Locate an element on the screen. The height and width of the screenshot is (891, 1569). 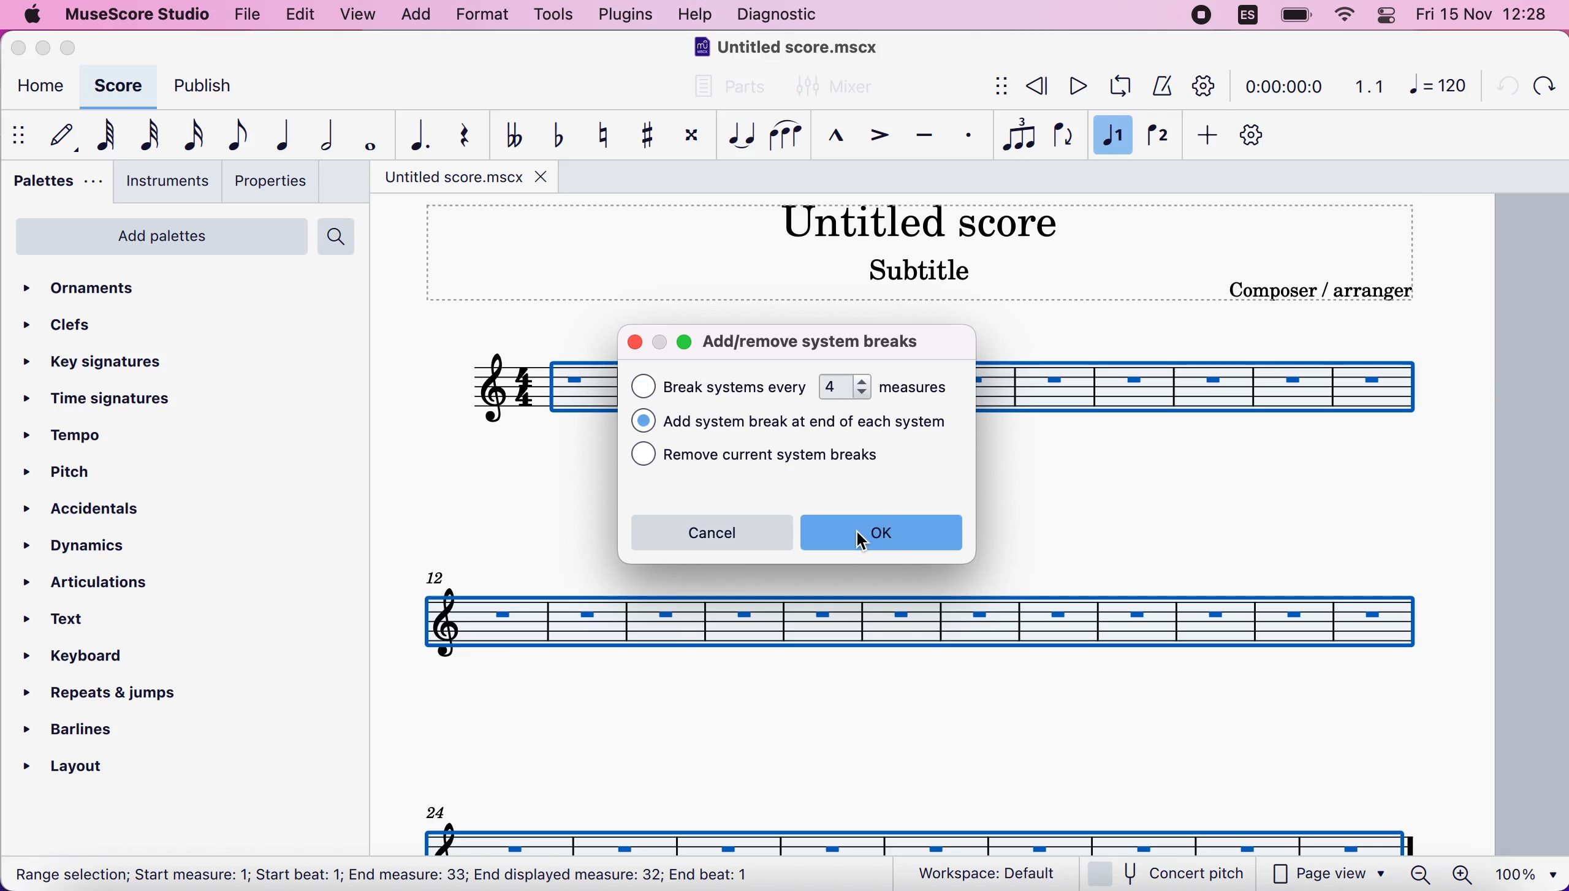
add palettes is located at coordinates (159, 241).